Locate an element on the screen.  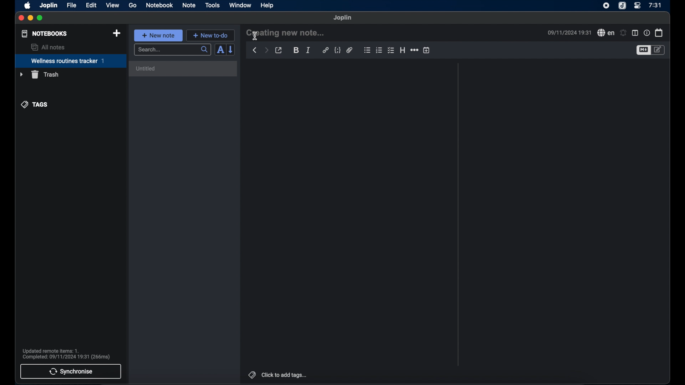
reverse sort order is located at coordinates (231, 50).